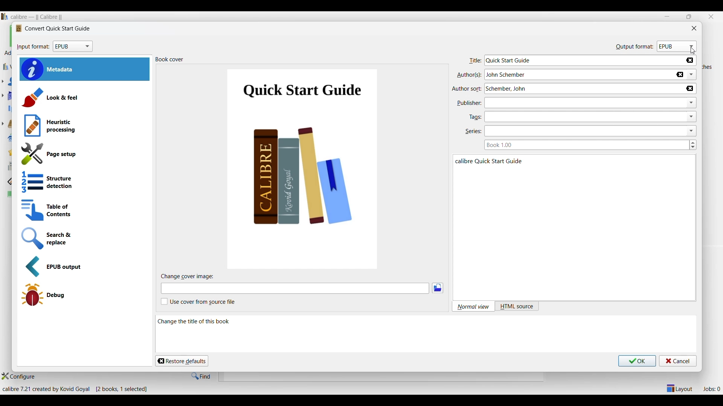 The width and height of the screenshot is (723, 406). Describe the element at coordinates (84, 97) in the screenshot. I see `Laak and feel` at that location.